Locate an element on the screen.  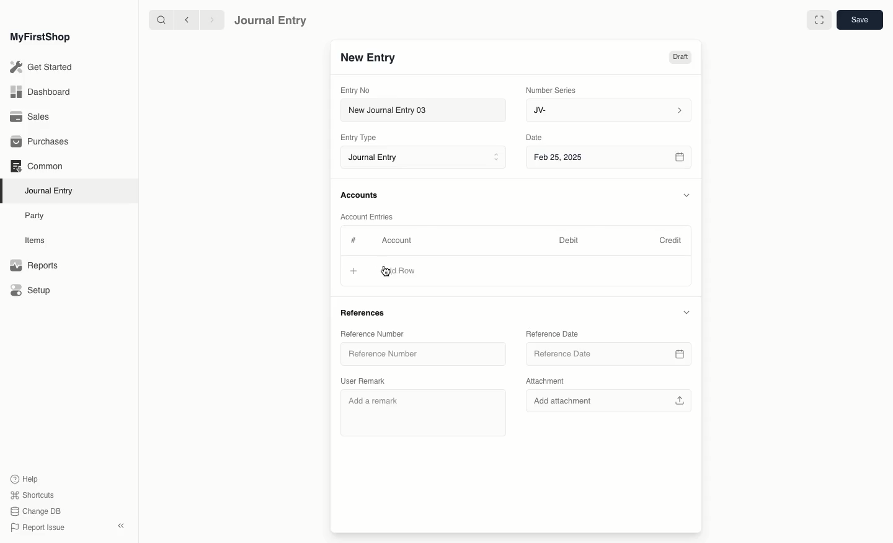
search is located at coordinates (158, 20).